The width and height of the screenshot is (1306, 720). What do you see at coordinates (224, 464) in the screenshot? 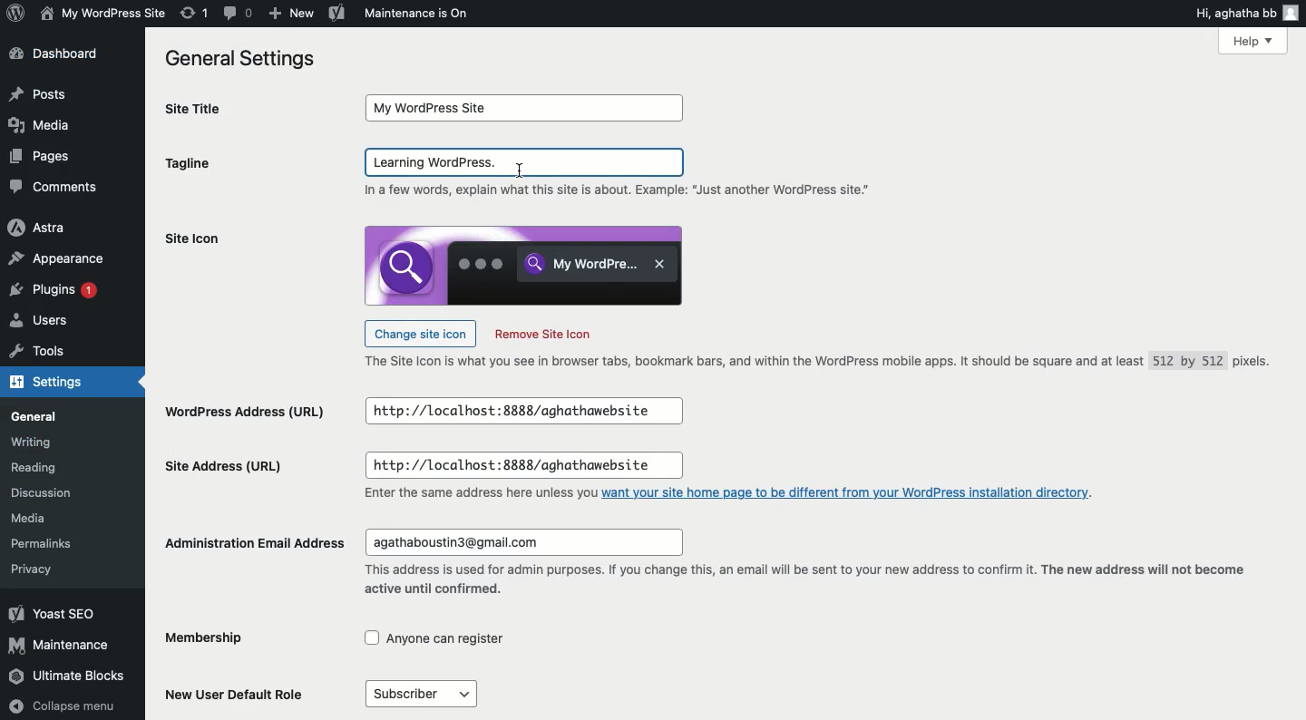
I see `Site address` at bounding box center [224, 464].